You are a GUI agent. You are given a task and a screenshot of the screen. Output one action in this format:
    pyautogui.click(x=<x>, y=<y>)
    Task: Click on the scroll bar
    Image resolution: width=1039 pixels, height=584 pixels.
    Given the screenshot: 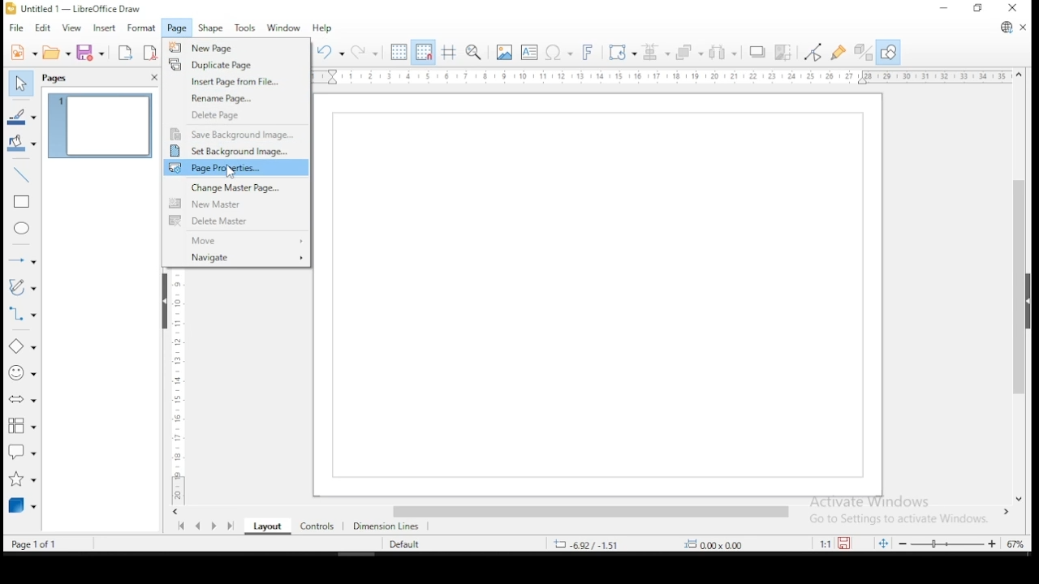 What is the action you would take?
    pyautogui.click(x=1020, y=286)
    